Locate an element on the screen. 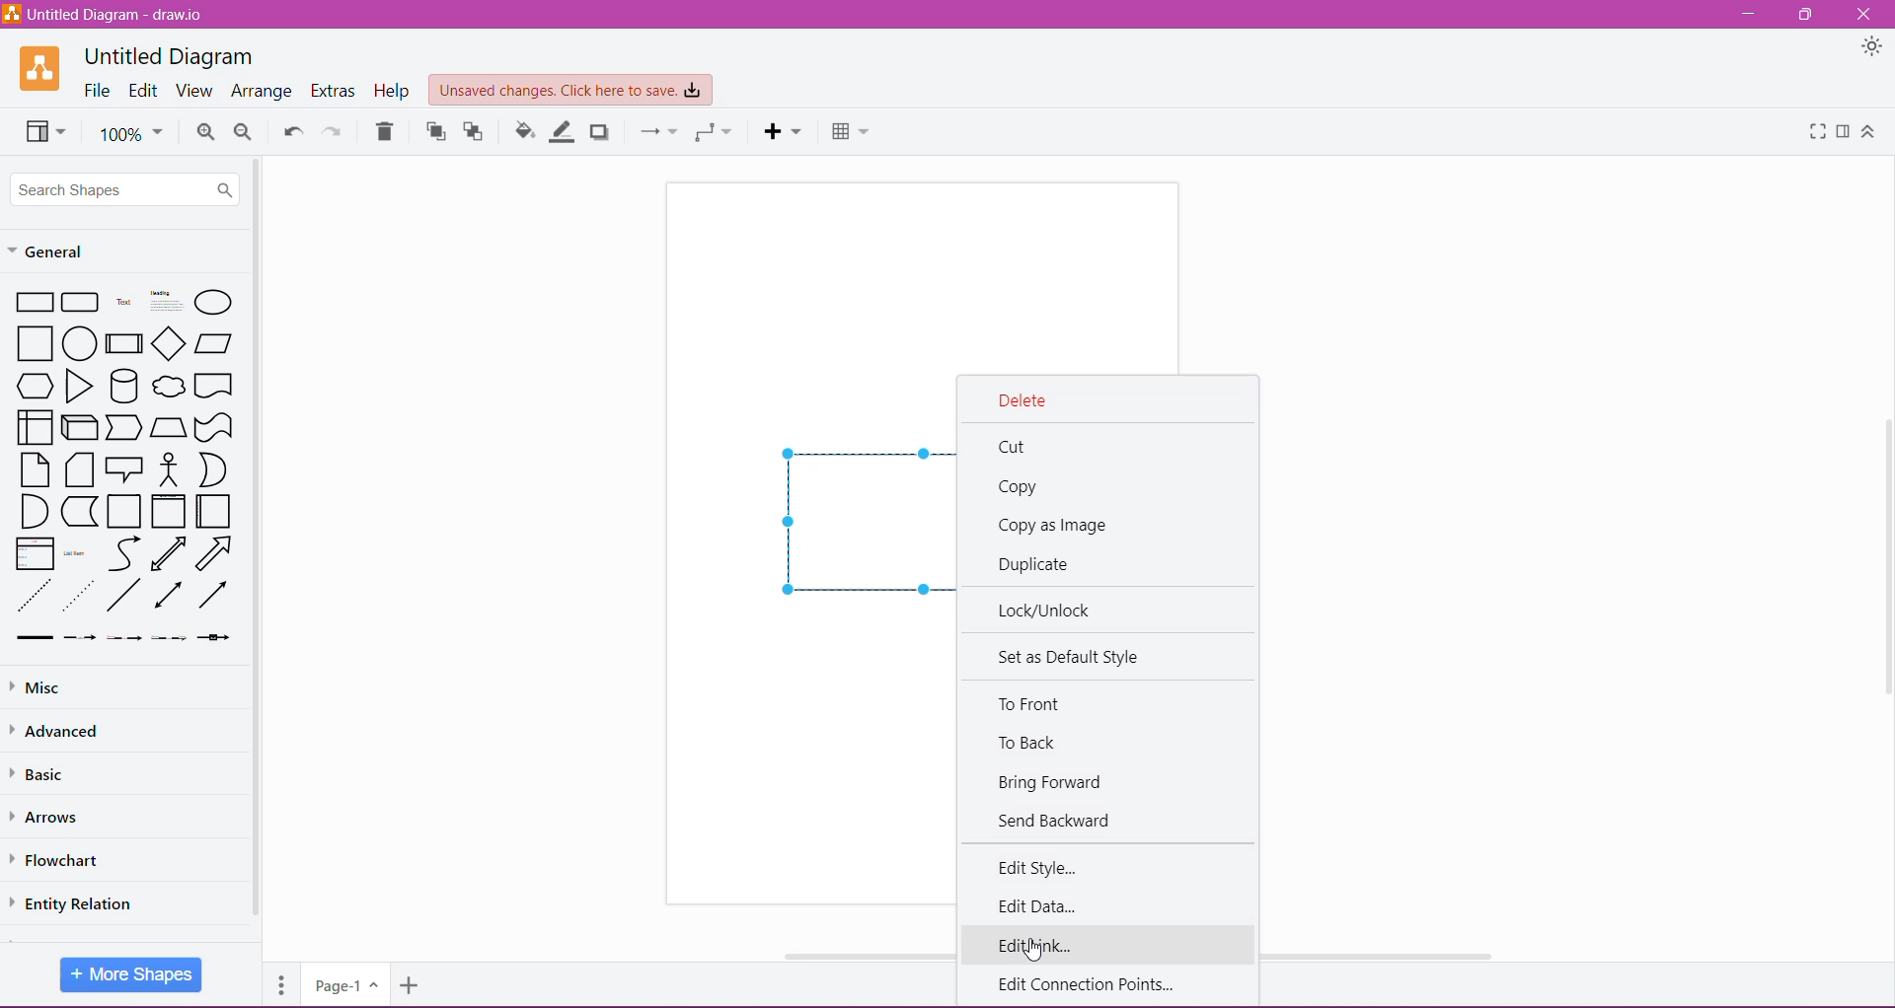 The width and height of the screenshot is (1895, 1008). Zoom is located at coordinates (130, 132).